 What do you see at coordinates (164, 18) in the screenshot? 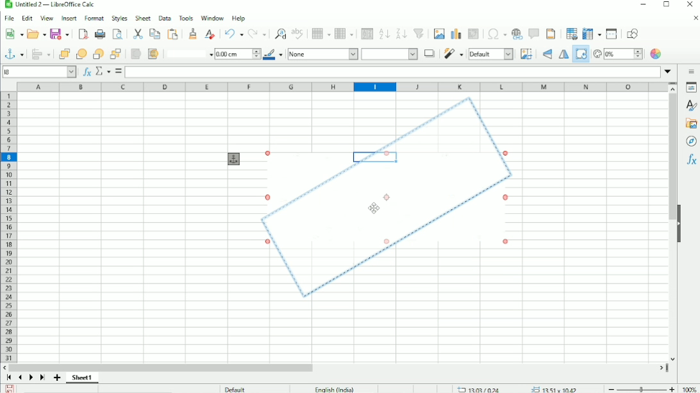
I see `Data` at bounding box center [164, 18].